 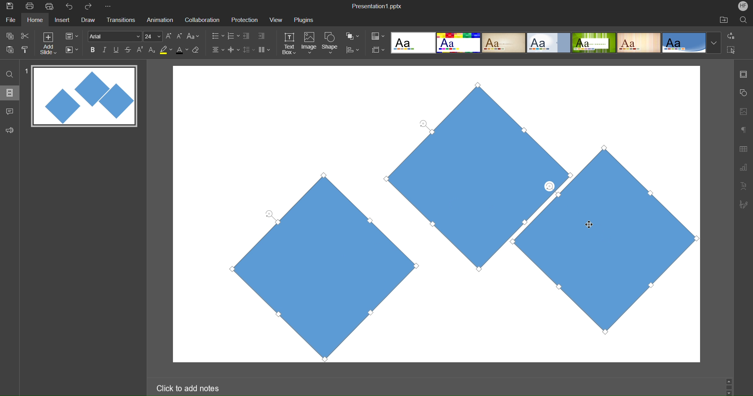 I want to click on Font, so click(x=114, y=36).